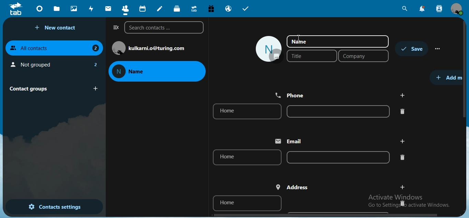  What do you see at coordinates (413, 49) in the screenshot?
I see `save` at bounding box center [413, 49].